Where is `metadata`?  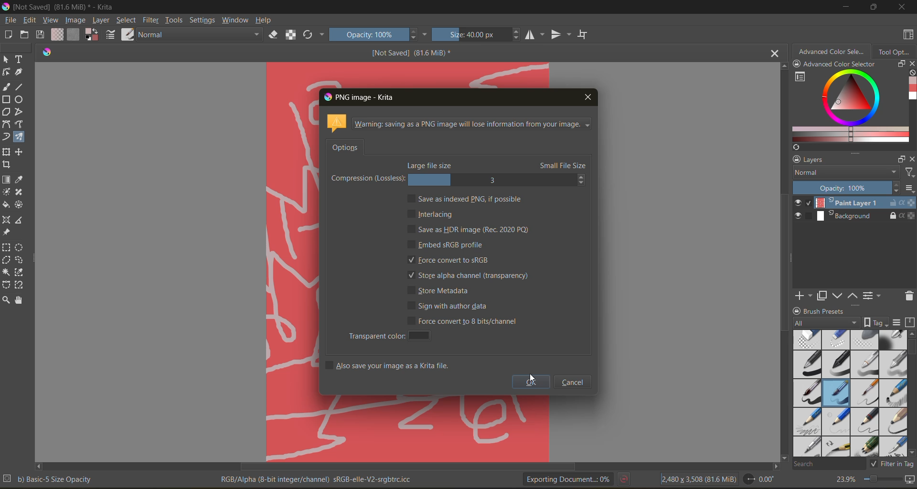 metadata is located at coordinates (473, 125).